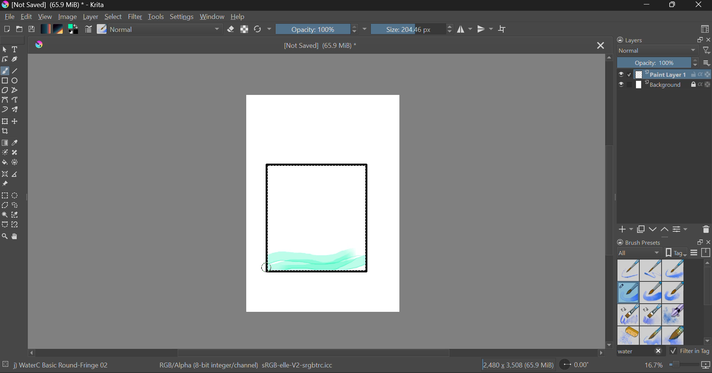 The image size is (712, 373). Describe the element at coordinates (4, 110) in the screenshot. I see `Dynamic Brush` at that location.